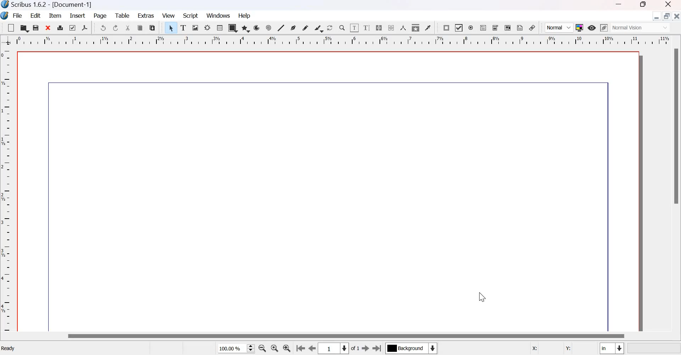 The height and width of the screenshot is (355, 681). What do you see at coordinates (410, 349) in the screenshot?
I see `Select the current layer` at bounding box center [410, 349].